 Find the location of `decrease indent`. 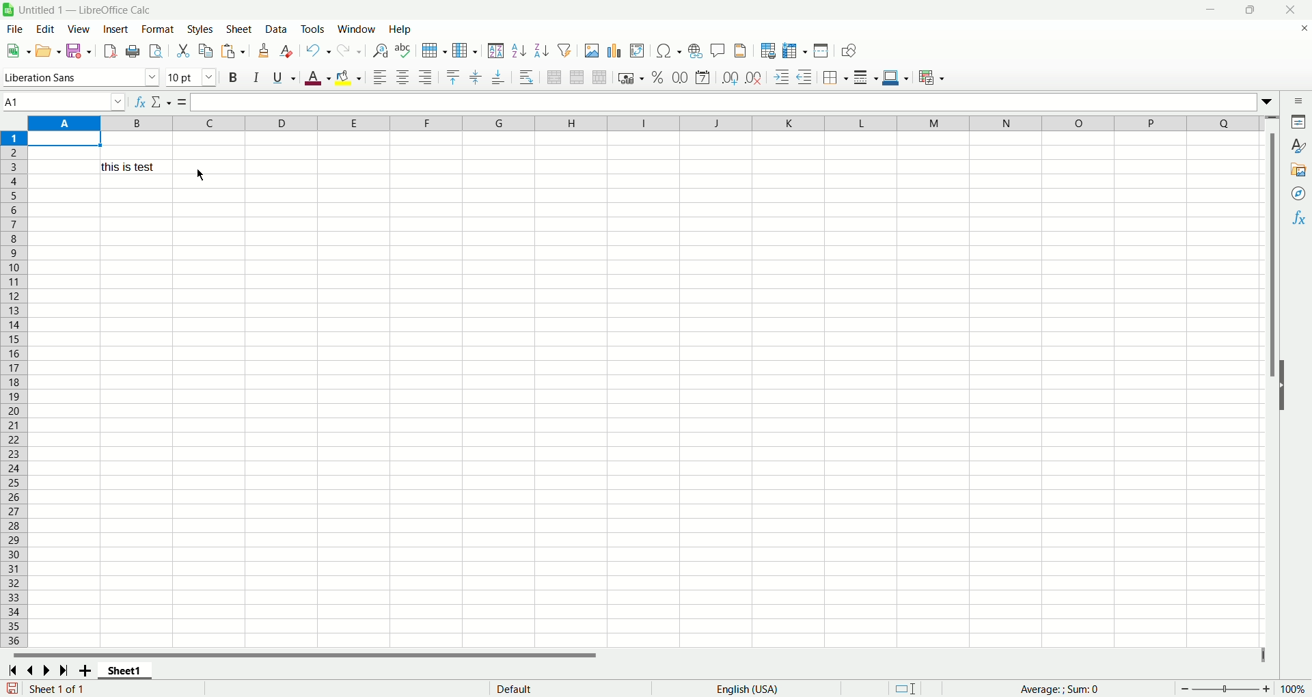

decrease indent is located at coordinates (806, 76).